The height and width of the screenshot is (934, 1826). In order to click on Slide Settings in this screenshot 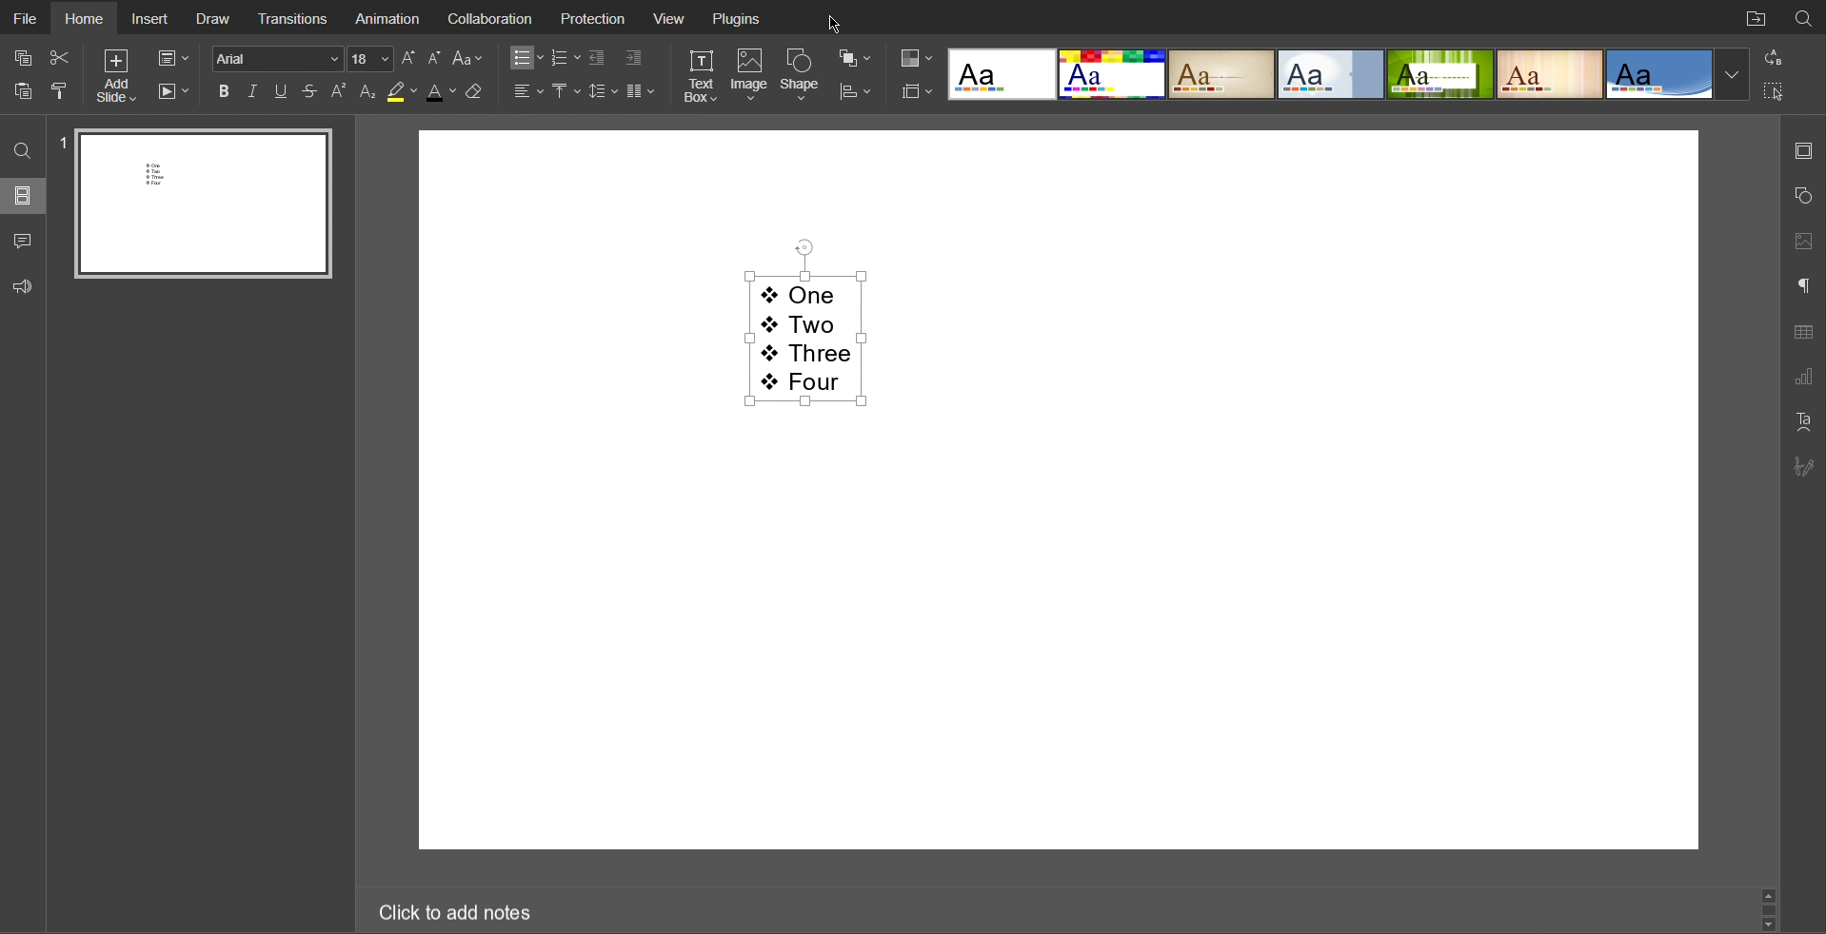, I will do `click(171, 57)`.